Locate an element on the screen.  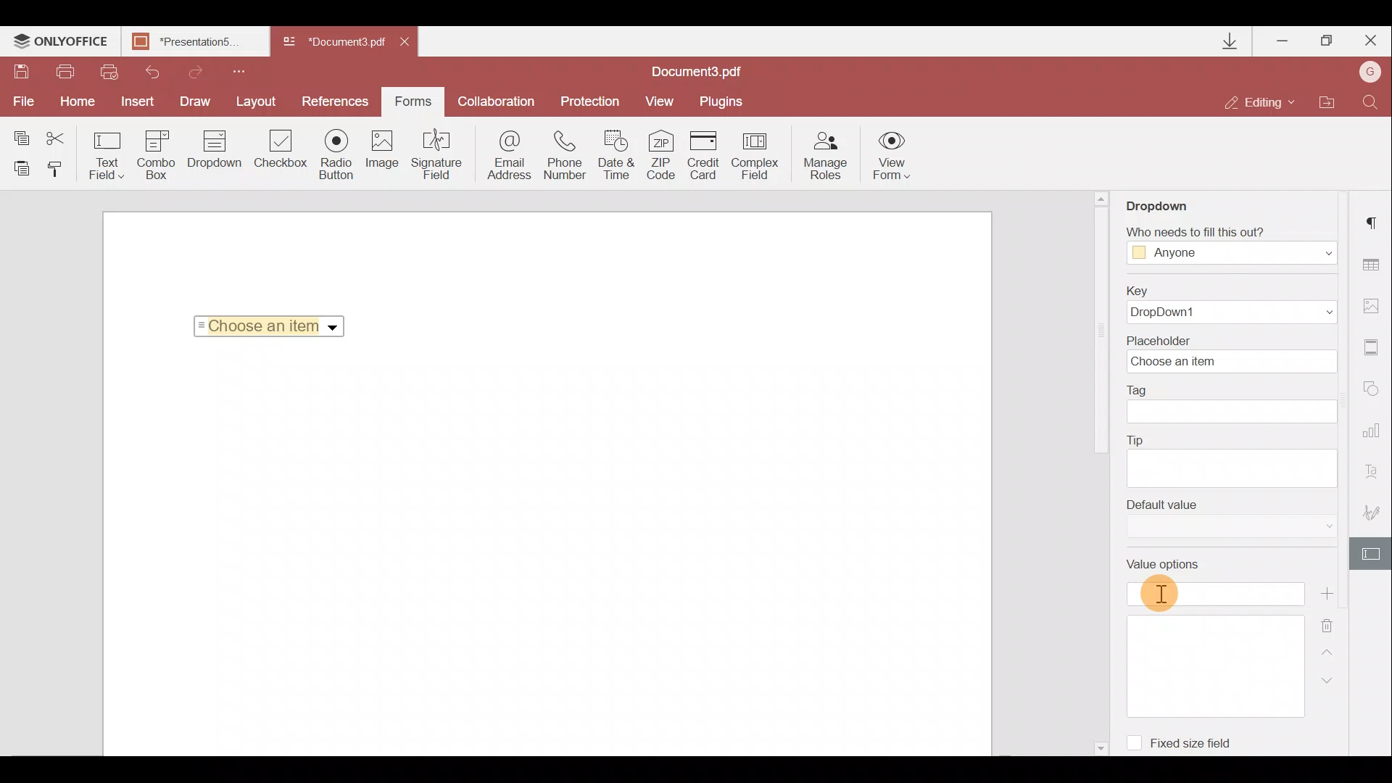
Document3.pdf is located at coordinates (333, 43).